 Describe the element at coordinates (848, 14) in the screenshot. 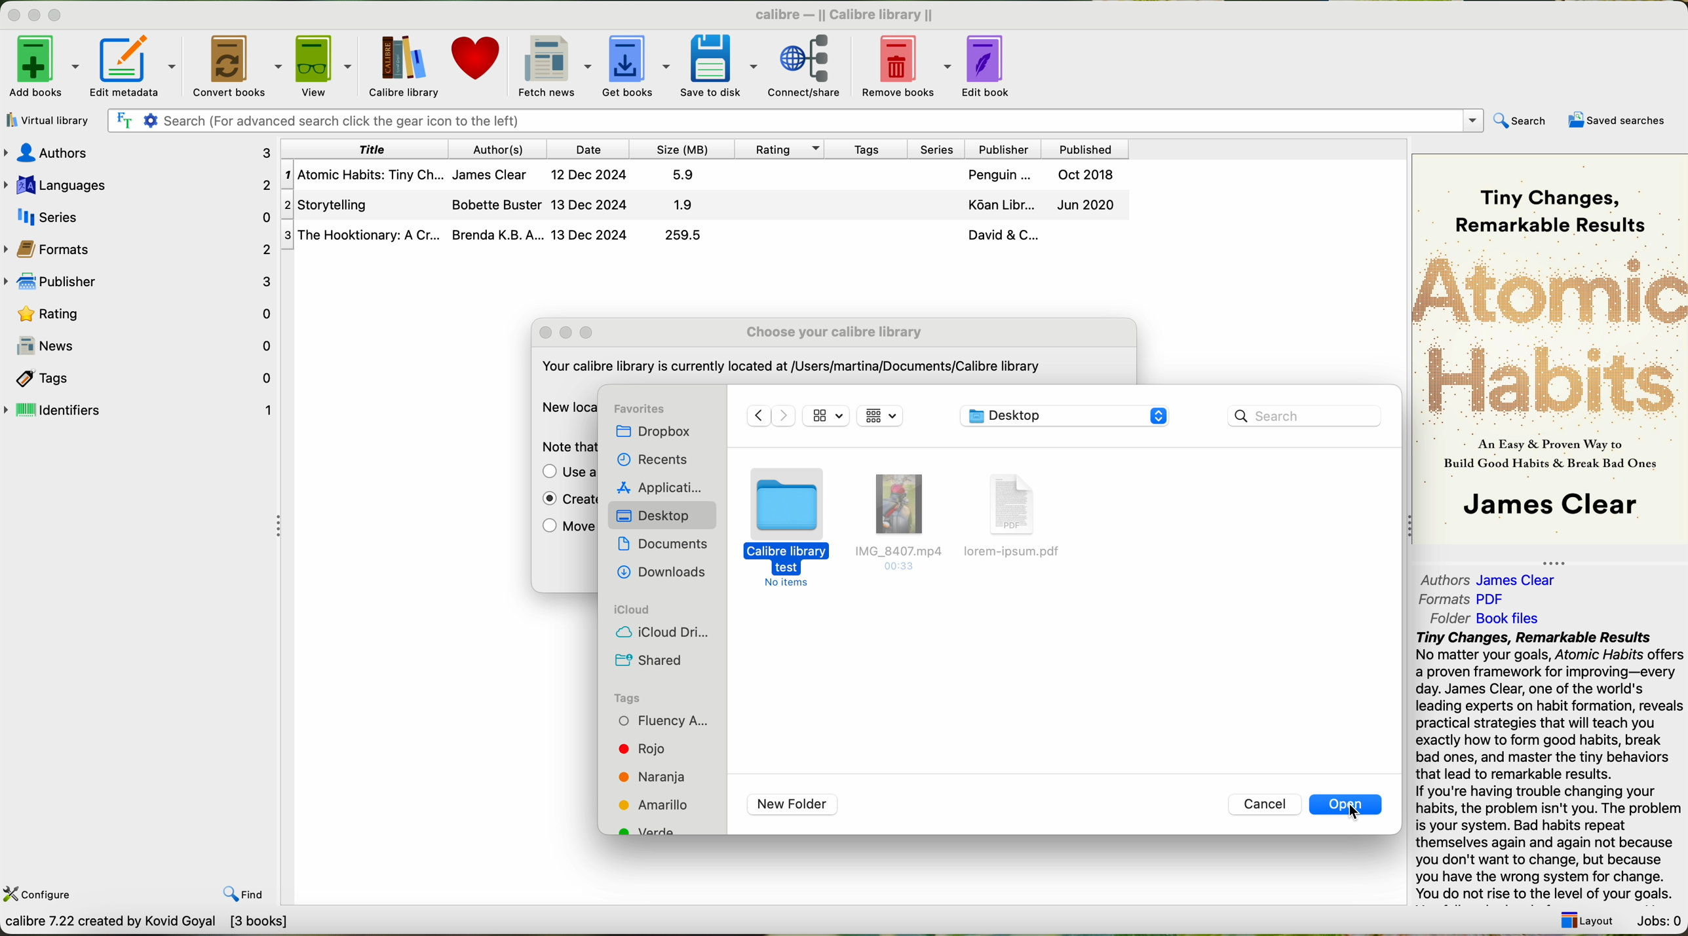

I see `calibre — || Calibre library ||` at that location.